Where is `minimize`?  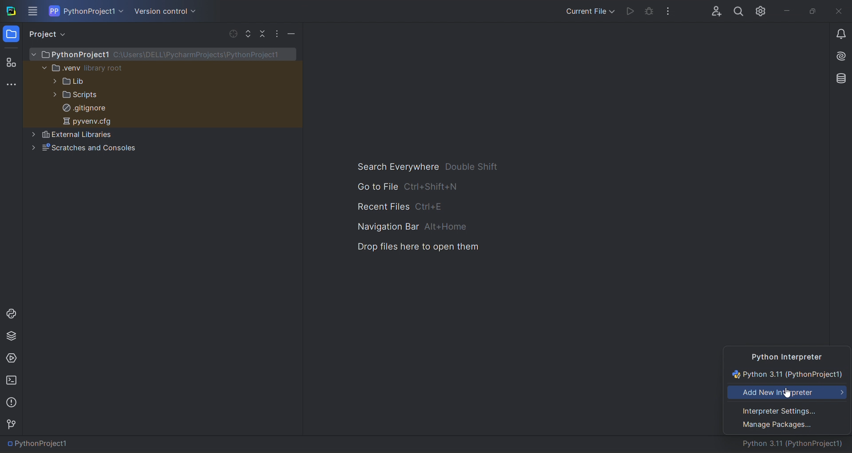
minimize is located at coordinates (291, 34).